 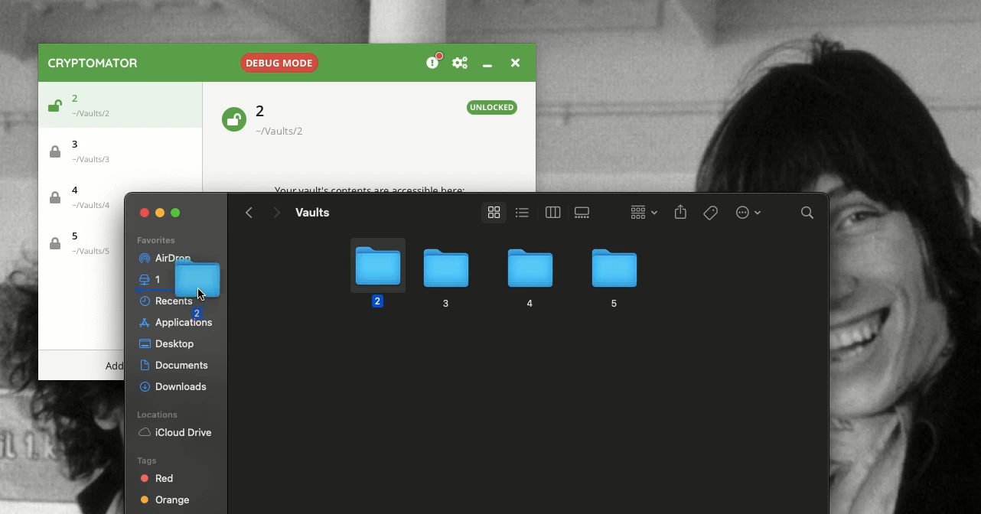 I want to click on Locations, so click(x=160, y=415).